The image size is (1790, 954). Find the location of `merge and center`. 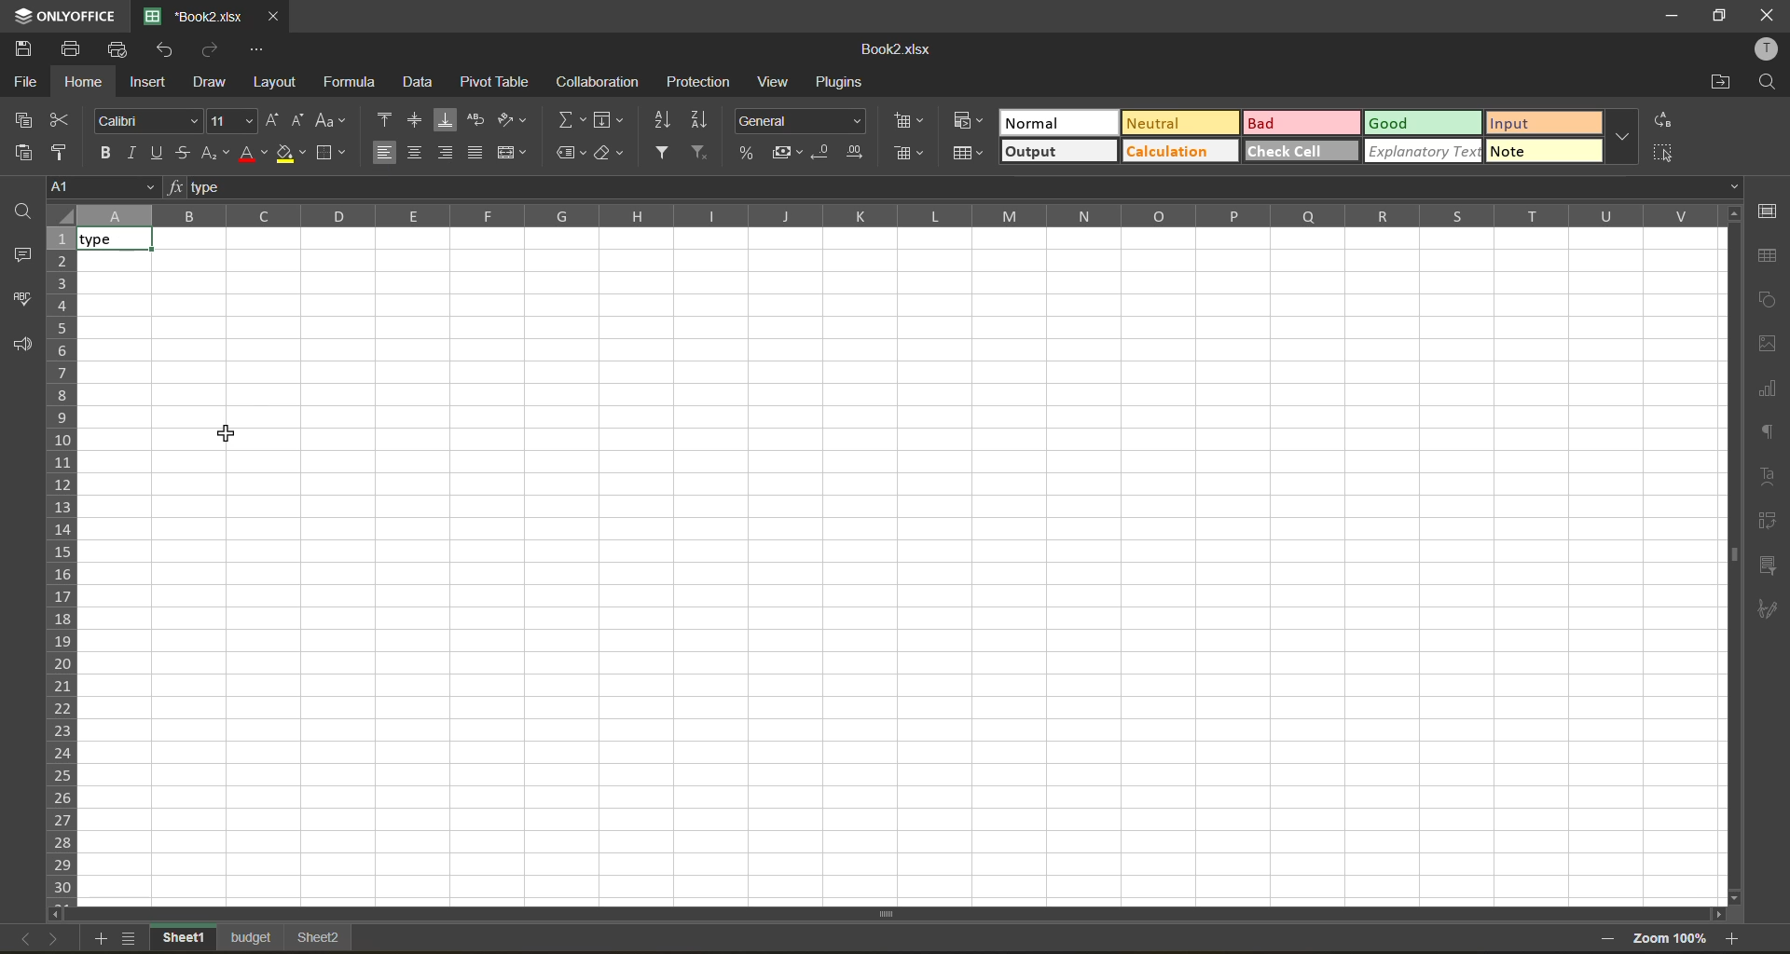

merge and center is located at coordinates (514, 151).